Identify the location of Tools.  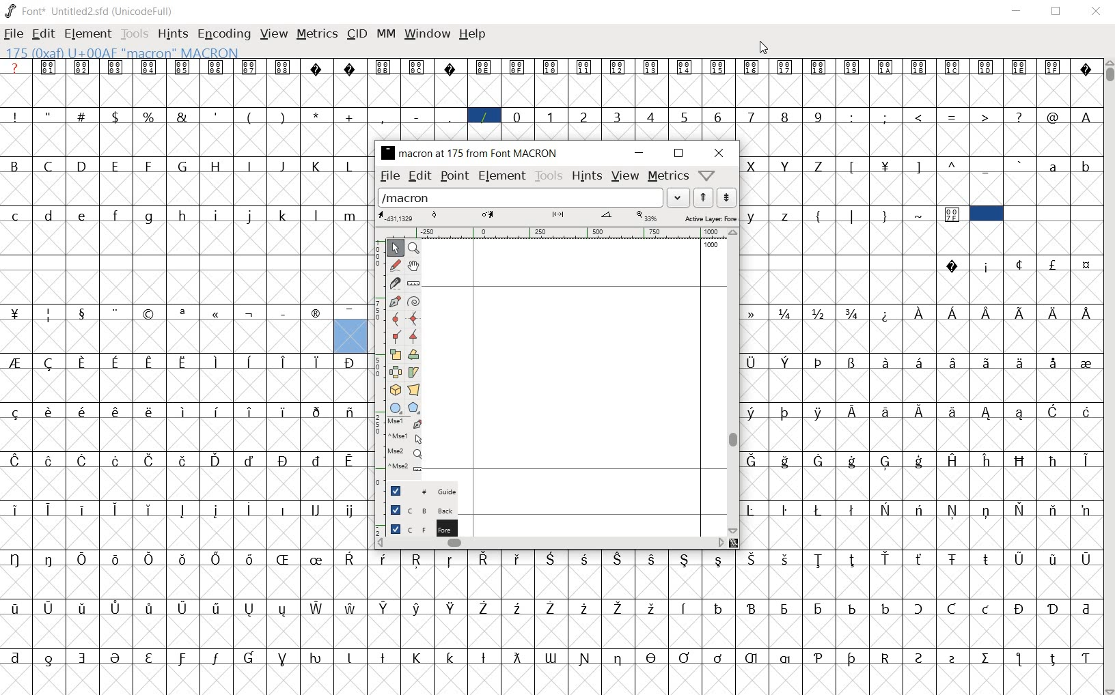
(135, 33).